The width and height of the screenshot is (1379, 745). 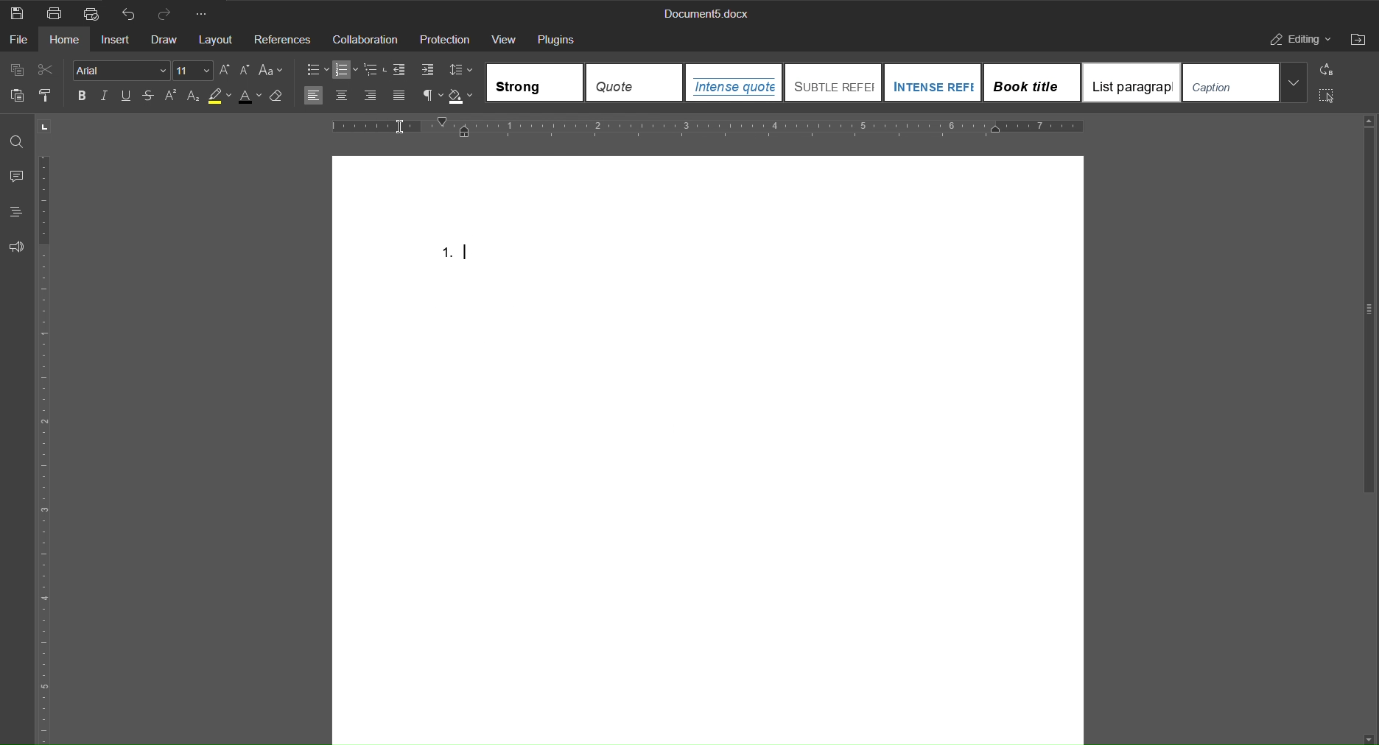 I want to click on Caption, so click(x=1231, y=83).